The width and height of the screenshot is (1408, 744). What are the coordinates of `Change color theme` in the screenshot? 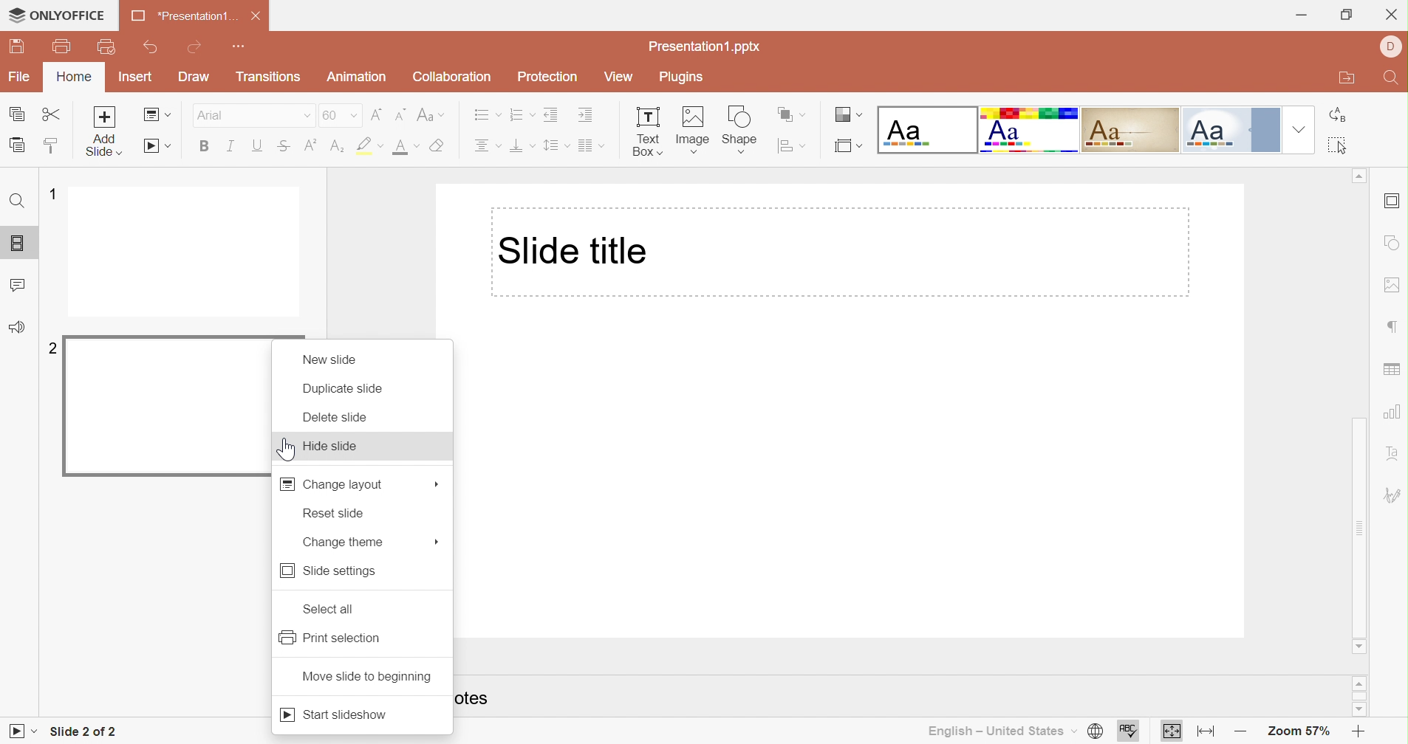 It's located at (846, 115).